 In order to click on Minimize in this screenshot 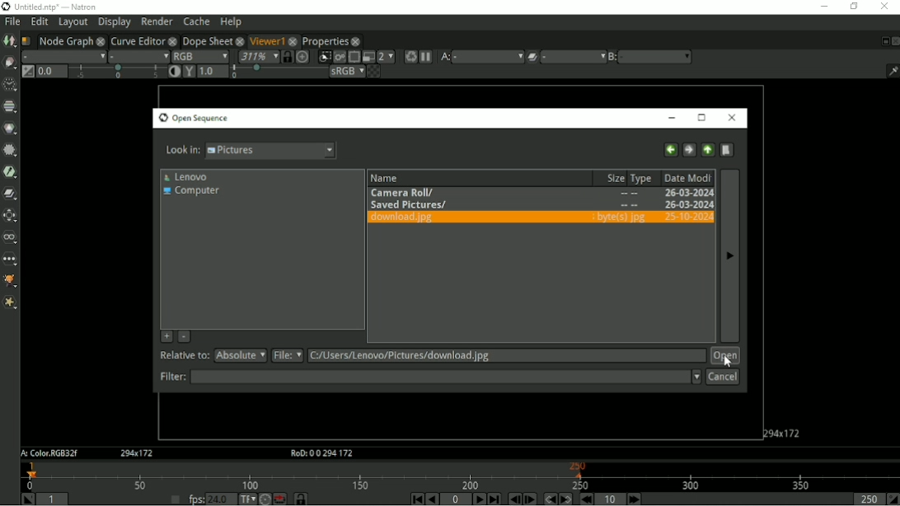, I will do `click(671, 117)`.